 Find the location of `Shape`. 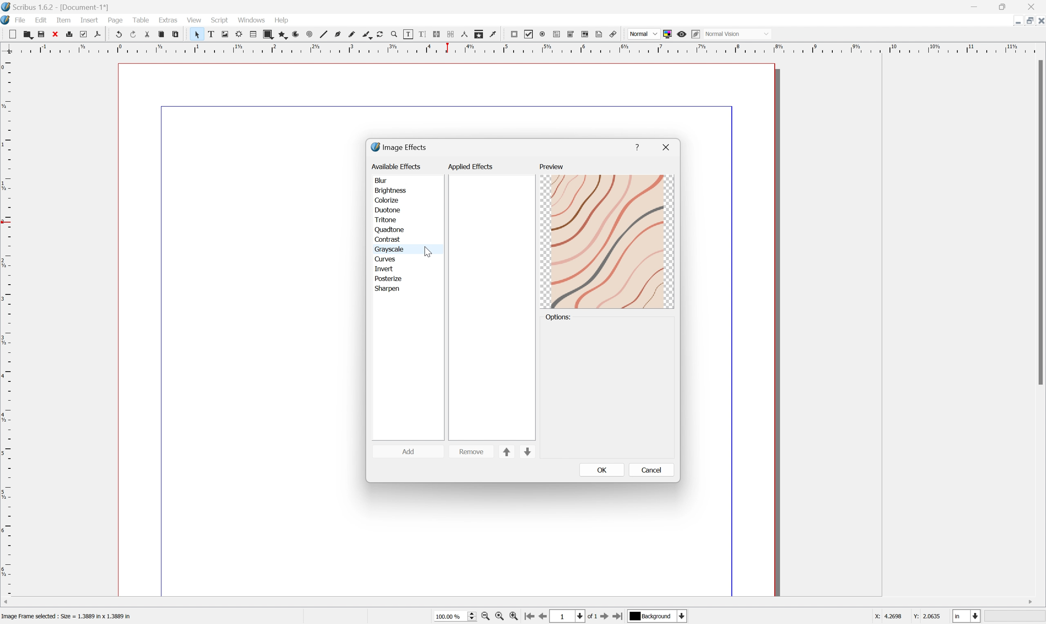

Shape is located at coordinates (270, 35).